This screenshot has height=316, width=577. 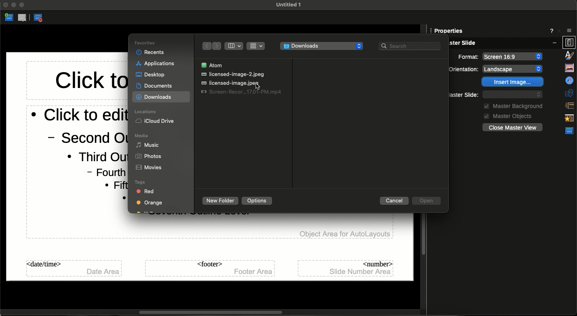 What do you see at coordinates (241, 92) in the screenshot?
I see `File` at bounding box center [241, 92].